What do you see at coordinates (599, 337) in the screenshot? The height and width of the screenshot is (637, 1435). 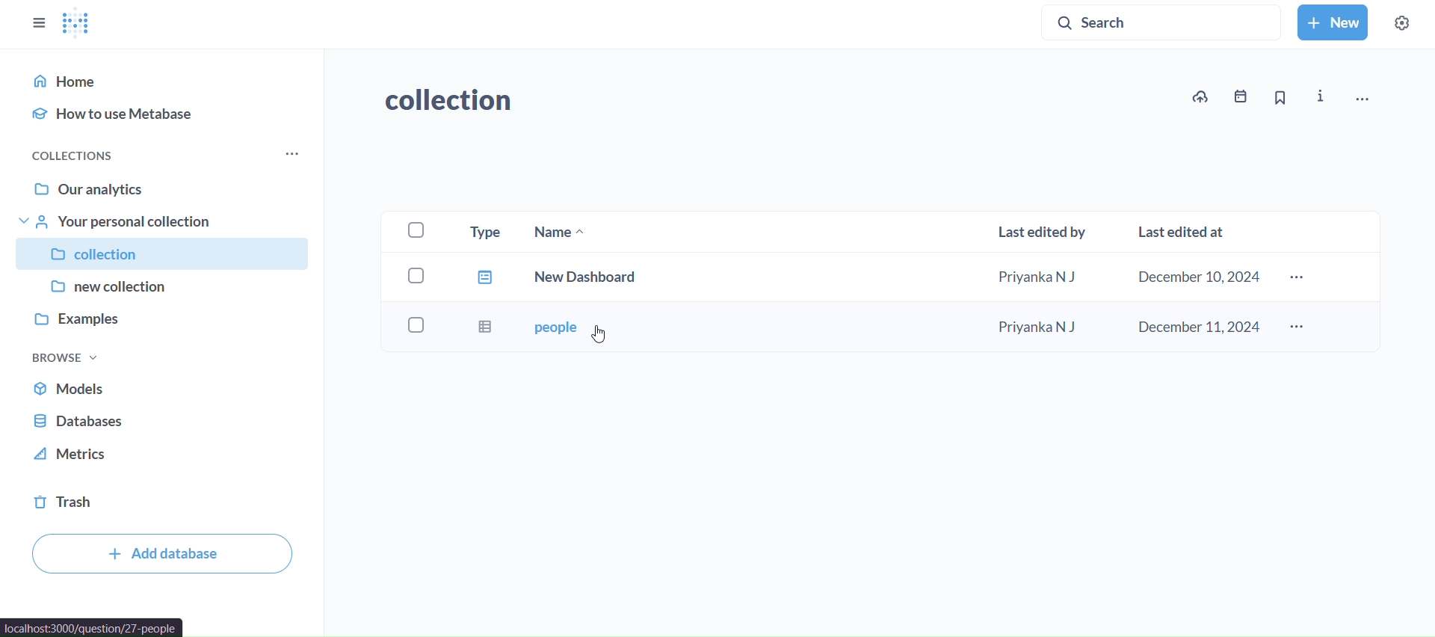 I see `cursor` at bounding box center [599, 337].